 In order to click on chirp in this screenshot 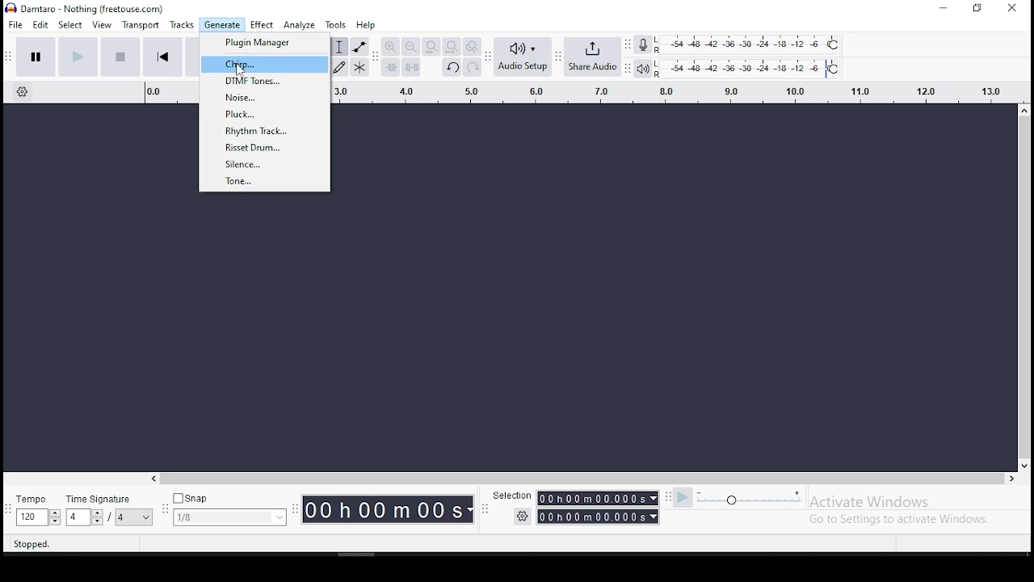, I will do `click(265, 63)`.